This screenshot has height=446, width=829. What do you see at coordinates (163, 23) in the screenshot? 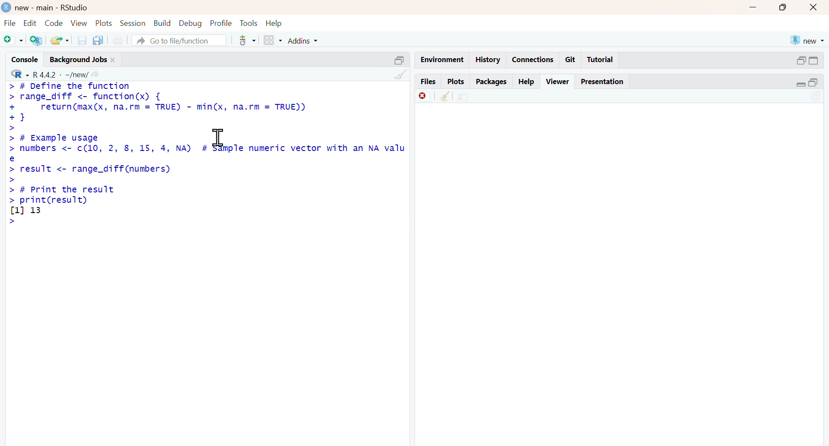
I see `build` at bounding box center [163, 23].